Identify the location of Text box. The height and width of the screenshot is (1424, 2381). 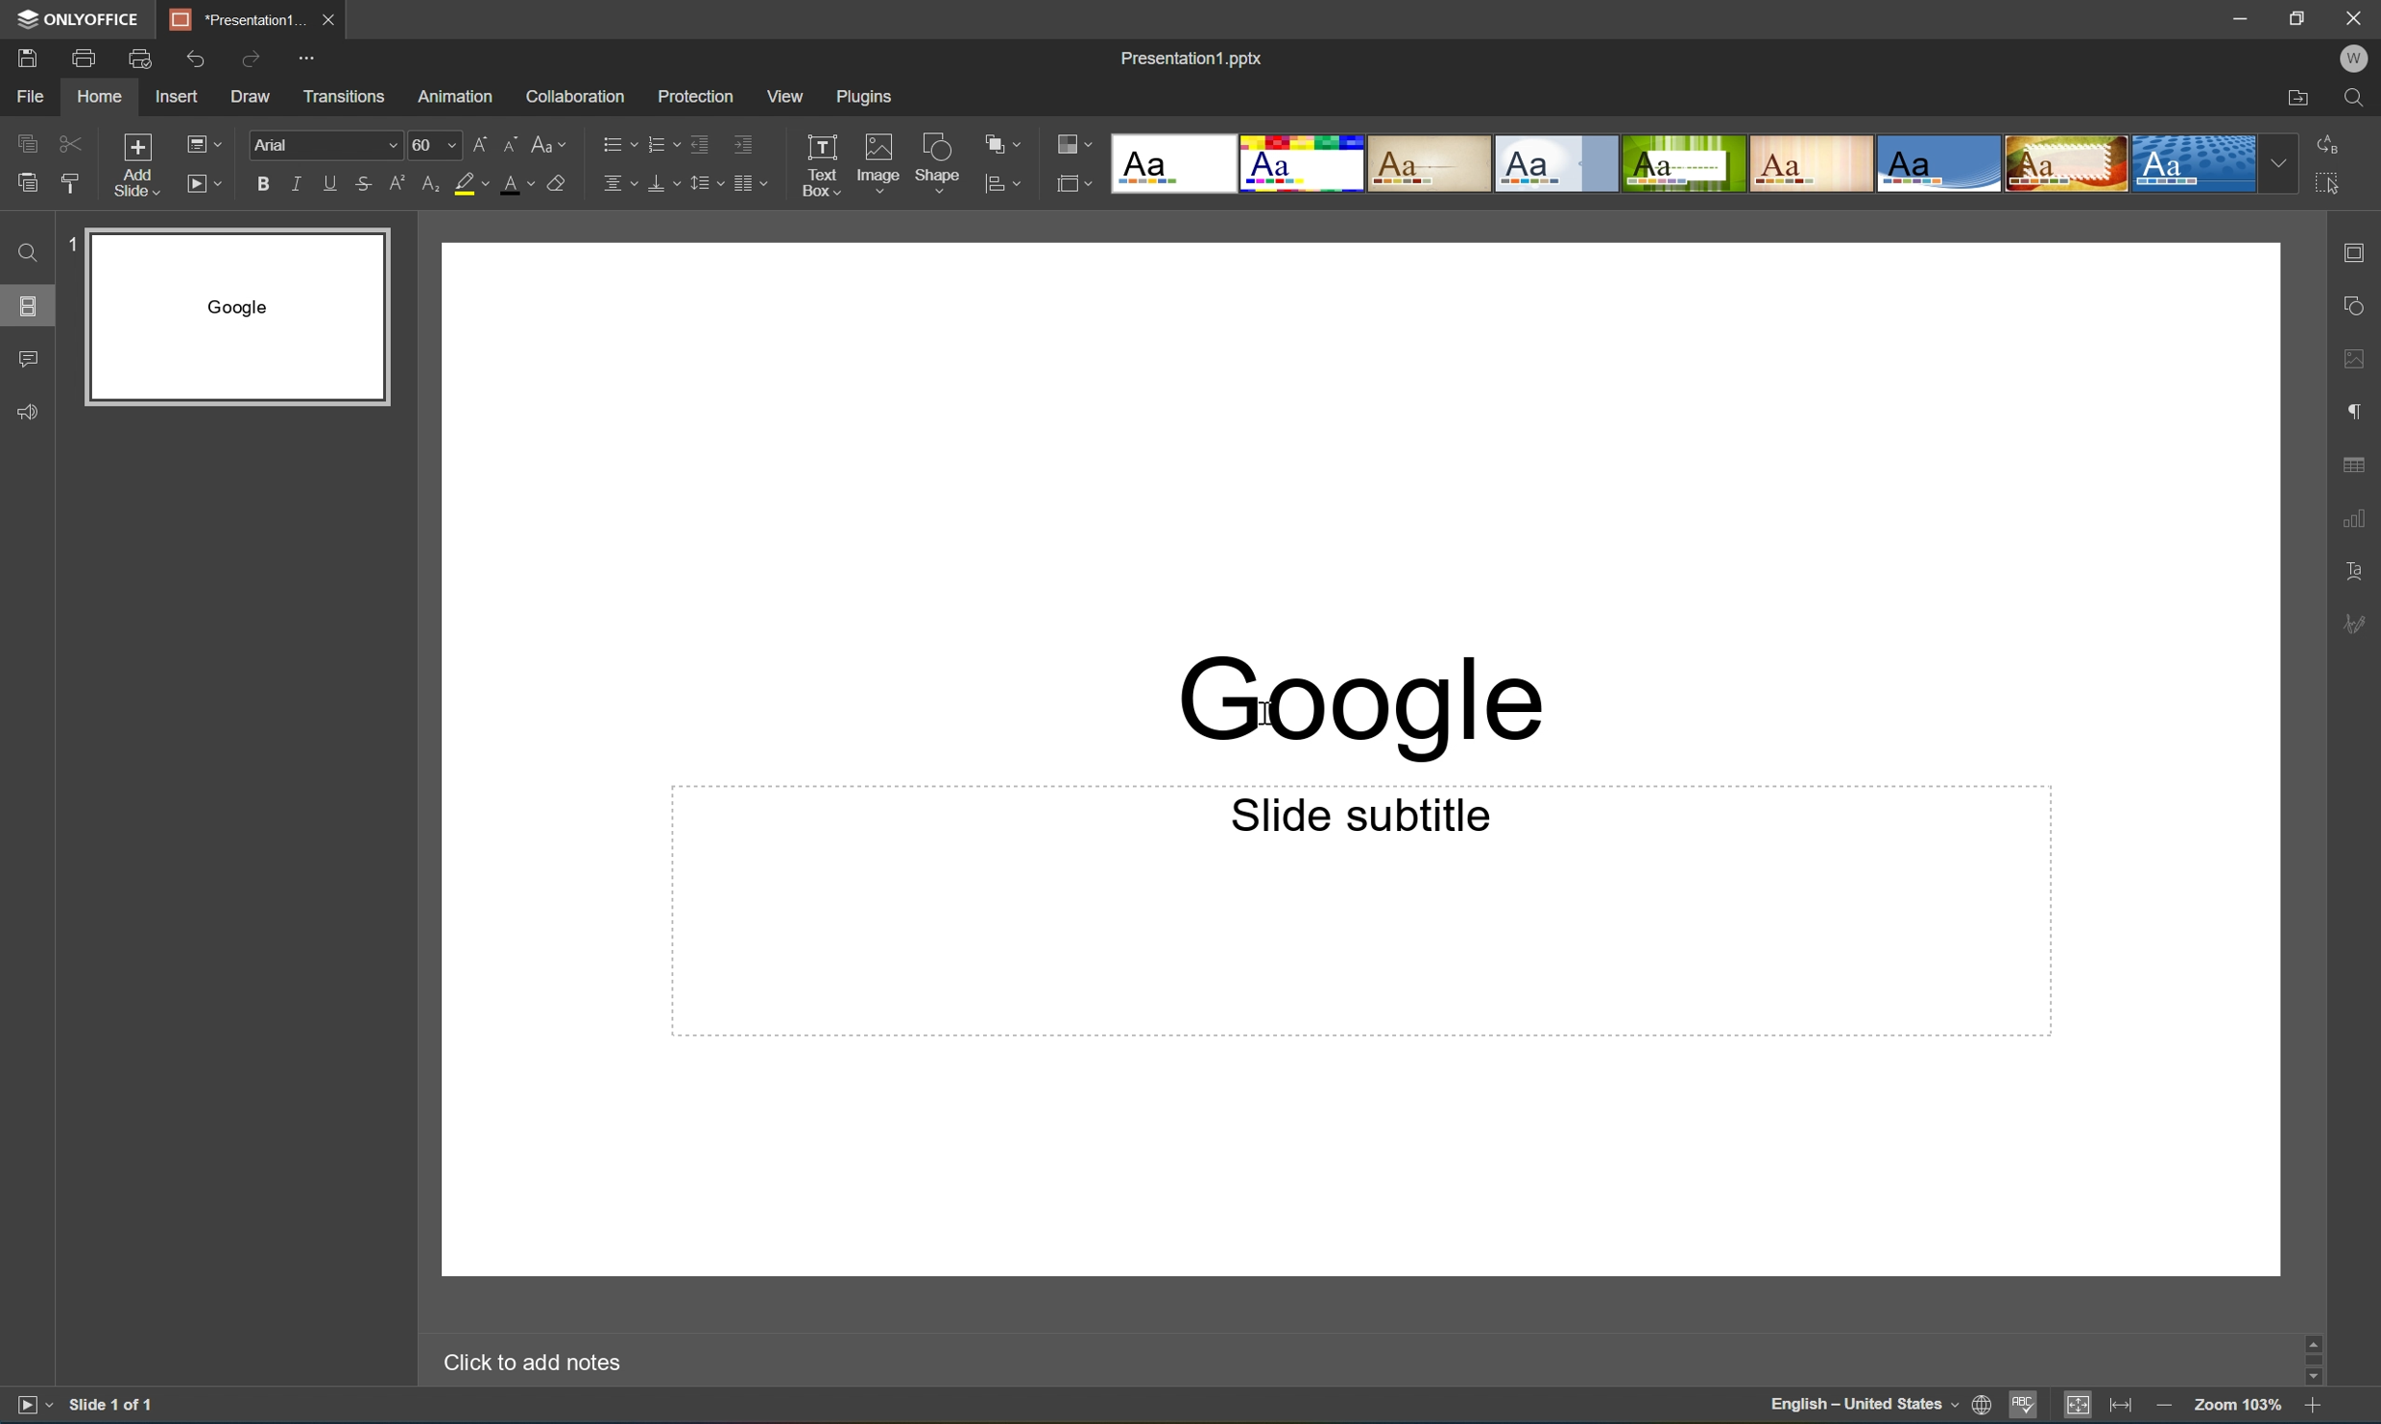
(822, 168).